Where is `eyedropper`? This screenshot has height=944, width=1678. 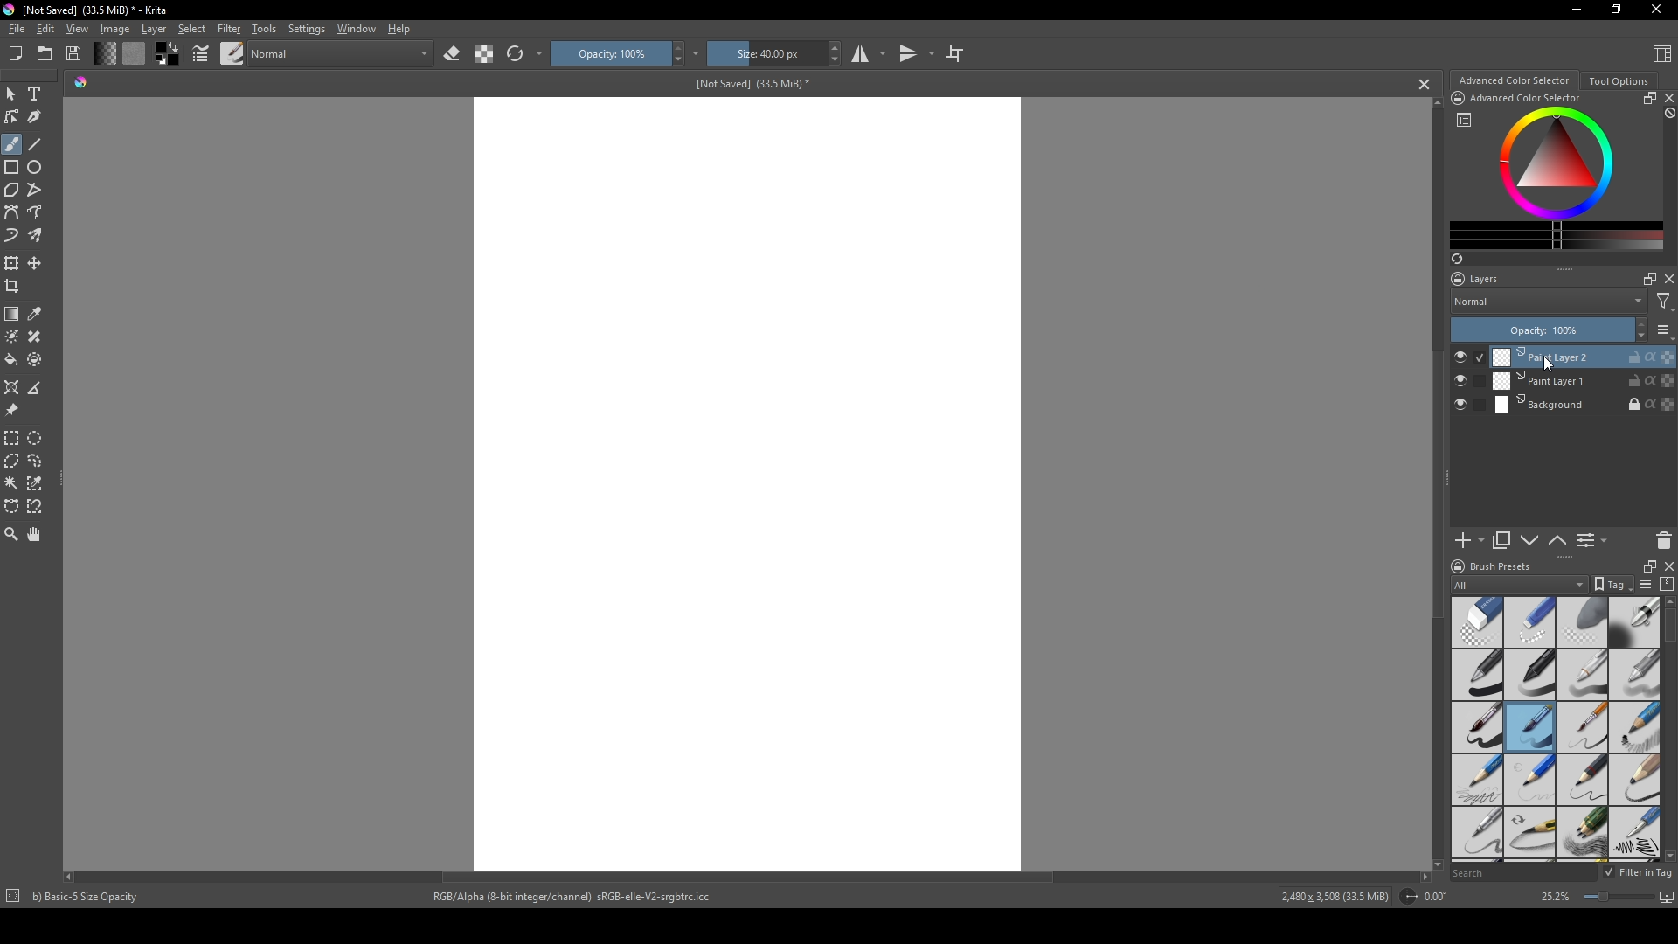 eyedropper is located at coordinates (37, 314).